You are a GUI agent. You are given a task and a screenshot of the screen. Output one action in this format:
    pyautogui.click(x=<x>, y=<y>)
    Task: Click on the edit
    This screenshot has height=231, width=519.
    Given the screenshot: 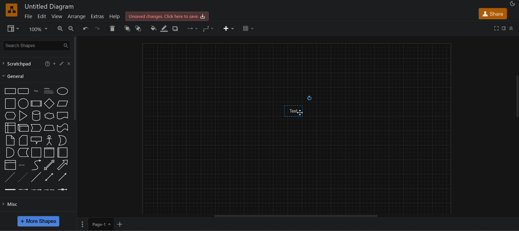 What is the action you would take?
    pyautogui.click(x=62, y=63)
    